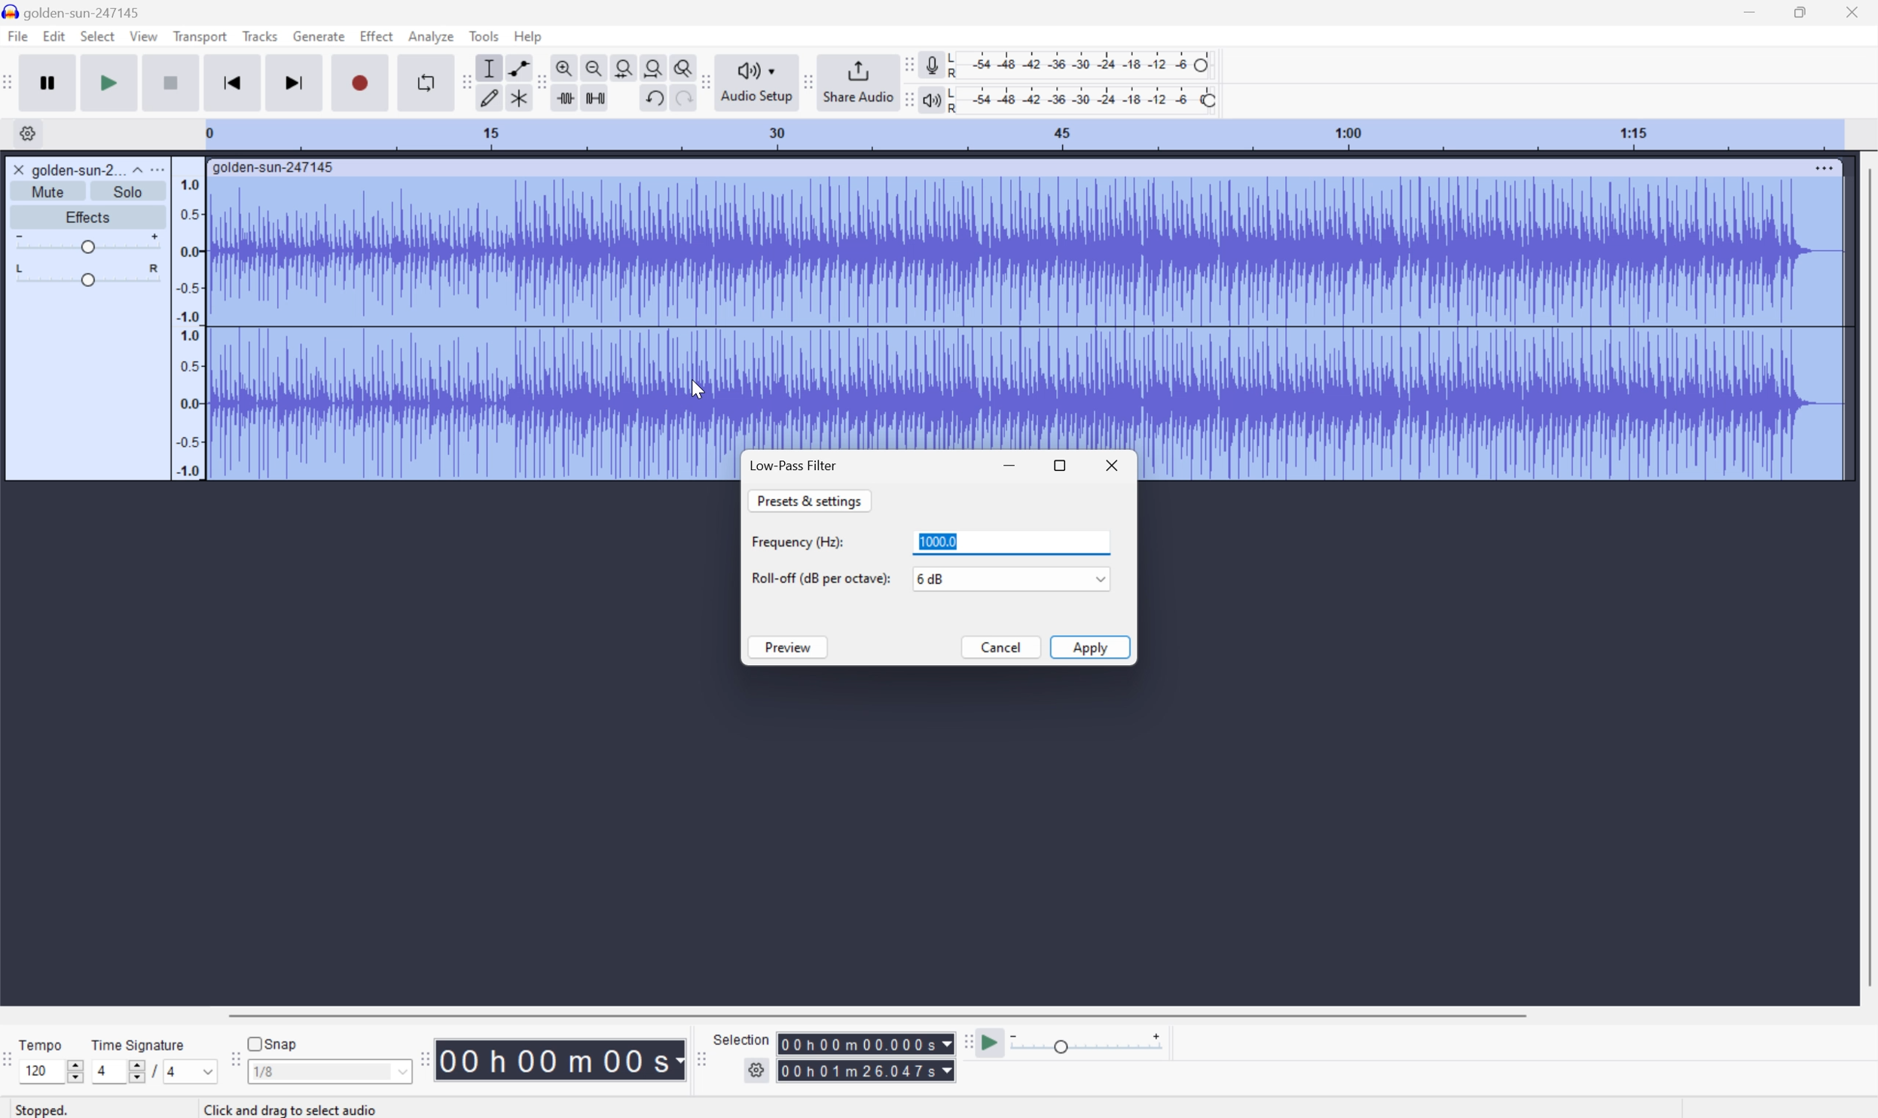 The image size is (1878, 1118). What do you see at coordinates (1800, 14) in the screenshot?
I see `Restore Down` at bounding box center [1800, 14].